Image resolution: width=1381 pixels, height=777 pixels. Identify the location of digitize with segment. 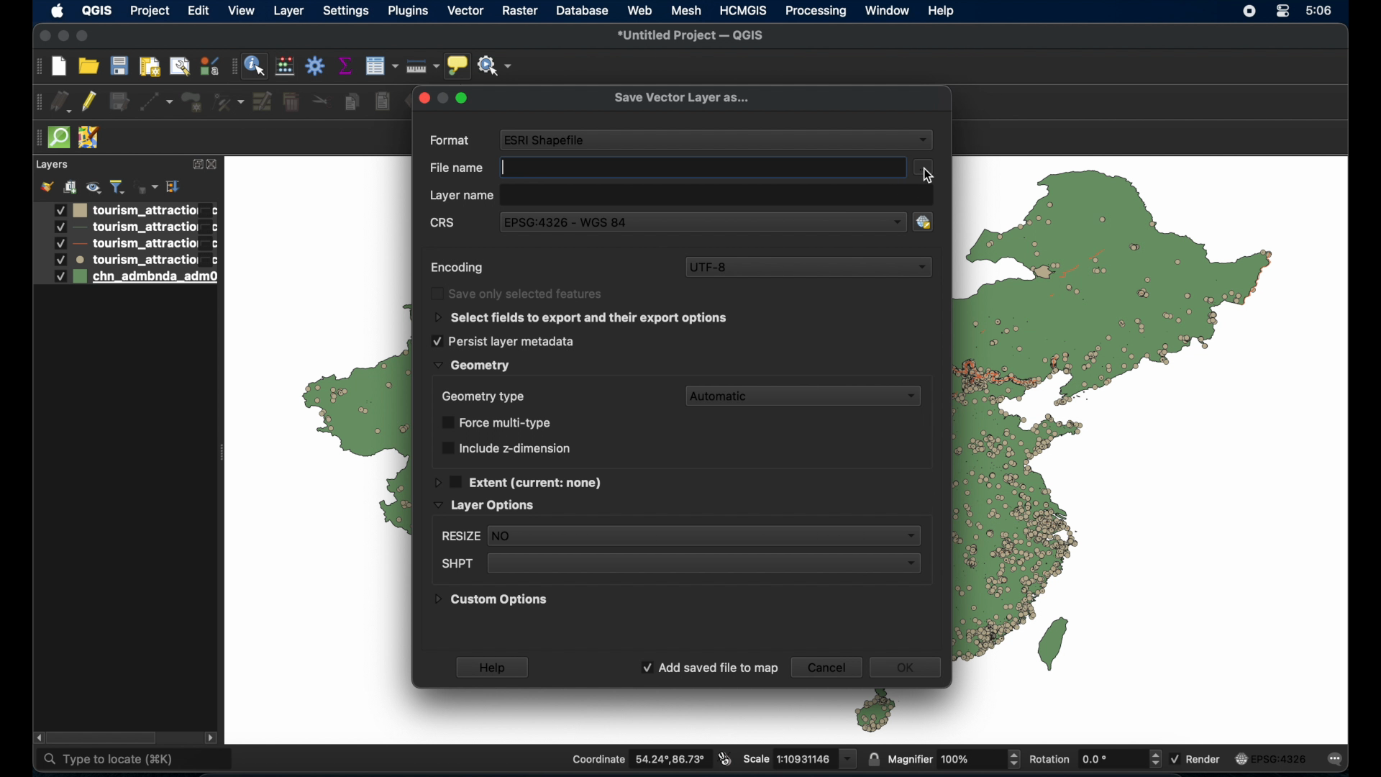
(157, 102).